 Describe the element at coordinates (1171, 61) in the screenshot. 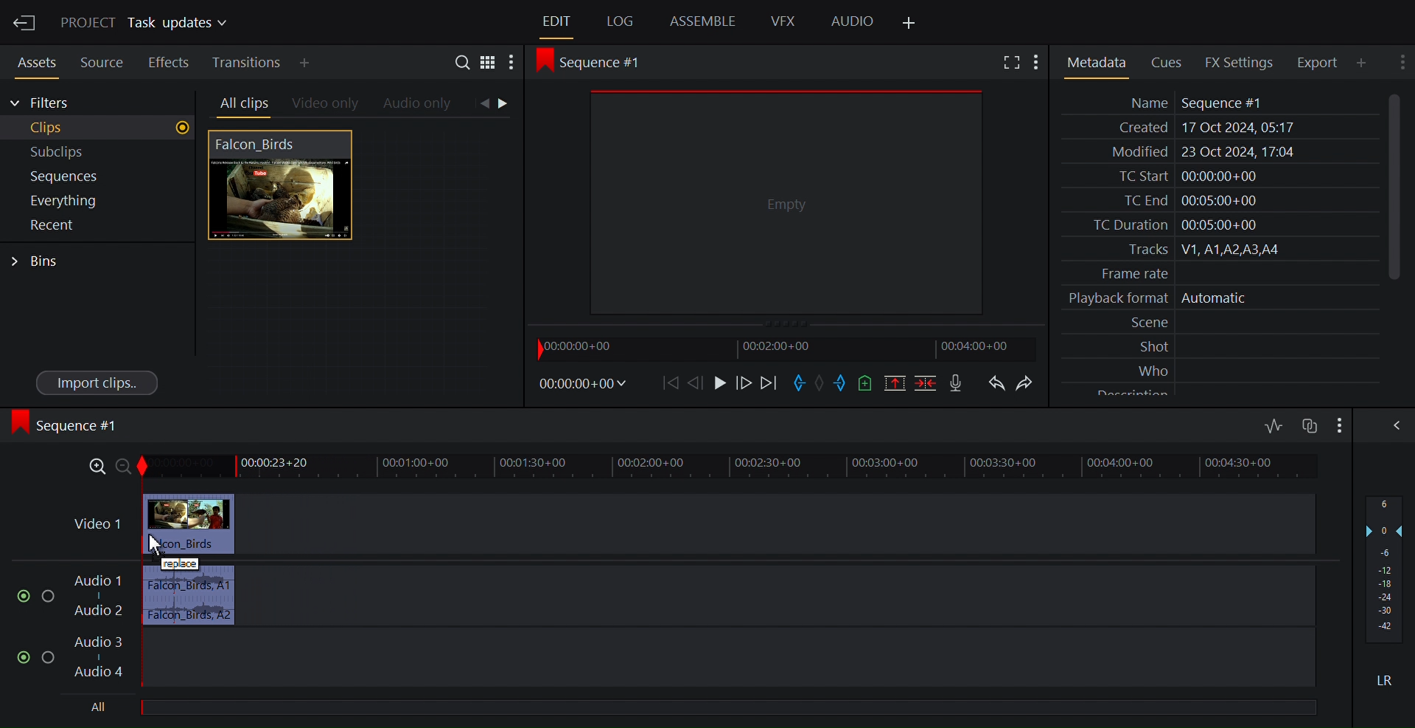

I see `Cues` at that location.